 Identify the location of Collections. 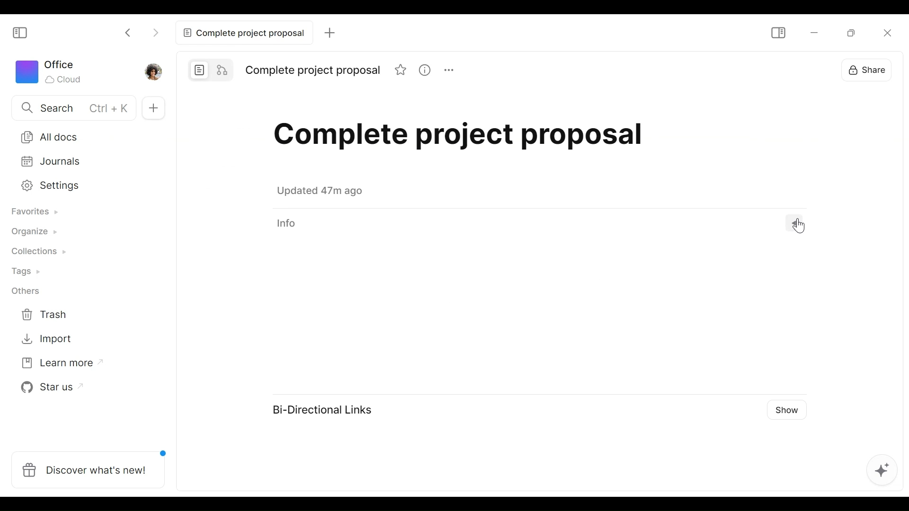
(40, 253).